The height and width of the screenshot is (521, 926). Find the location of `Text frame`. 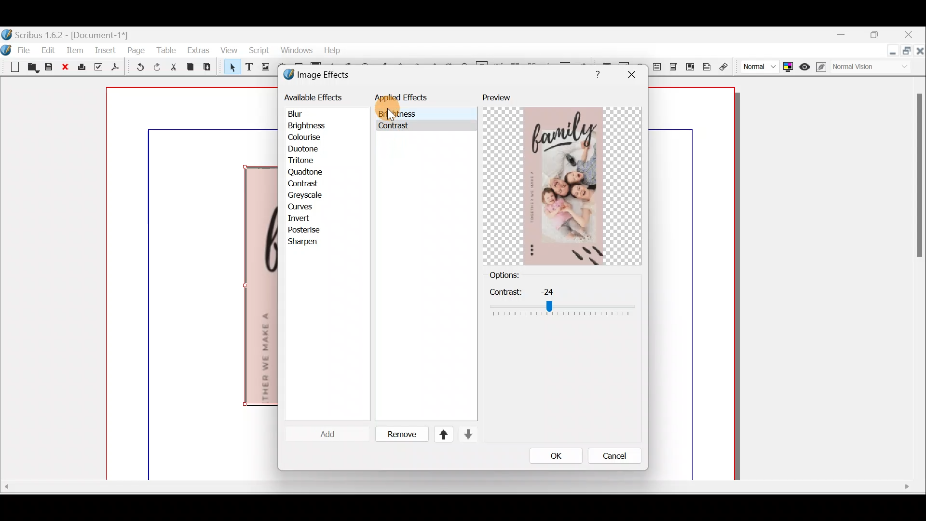

Text frame is located at coordinates (248, 68).